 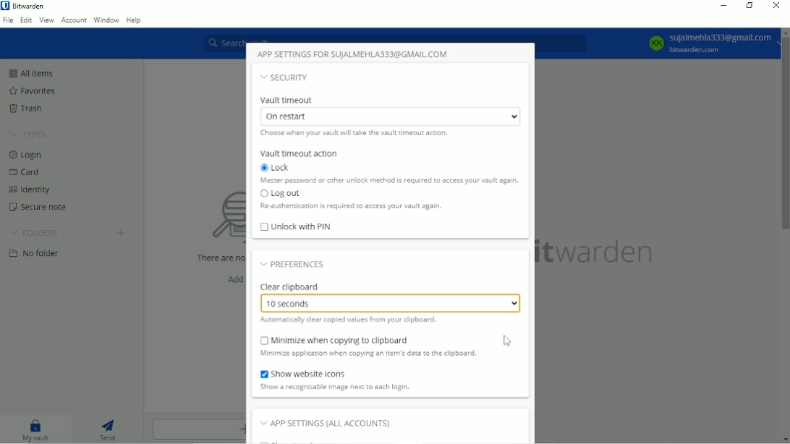 What do you see at coordinates (286, 80) in the screenshot?
I see `Security` at bounding box center [286, 80].